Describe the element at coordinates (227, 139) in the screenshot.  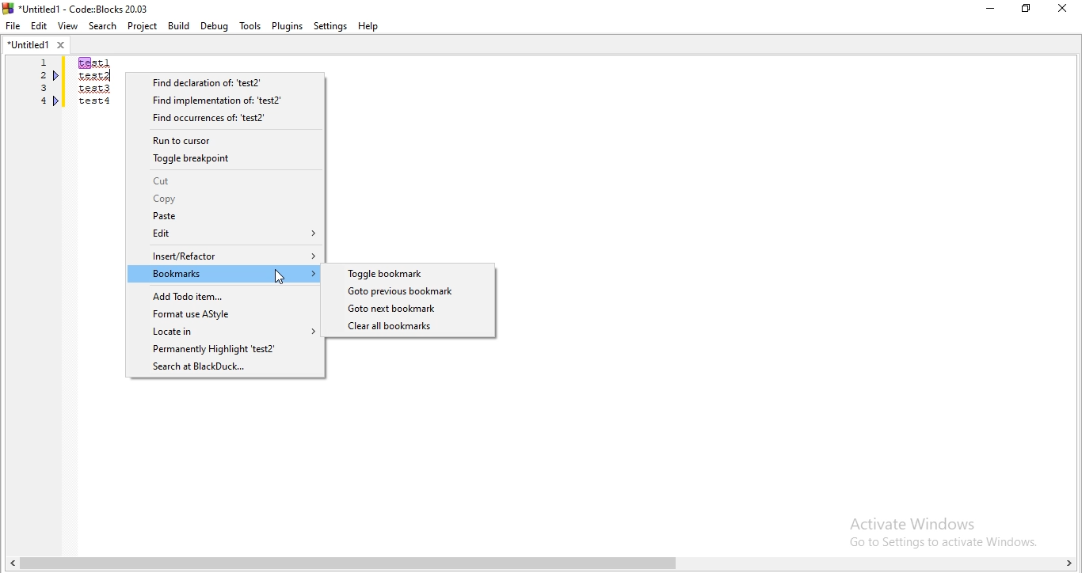
I see `Run to cursor` at that location.